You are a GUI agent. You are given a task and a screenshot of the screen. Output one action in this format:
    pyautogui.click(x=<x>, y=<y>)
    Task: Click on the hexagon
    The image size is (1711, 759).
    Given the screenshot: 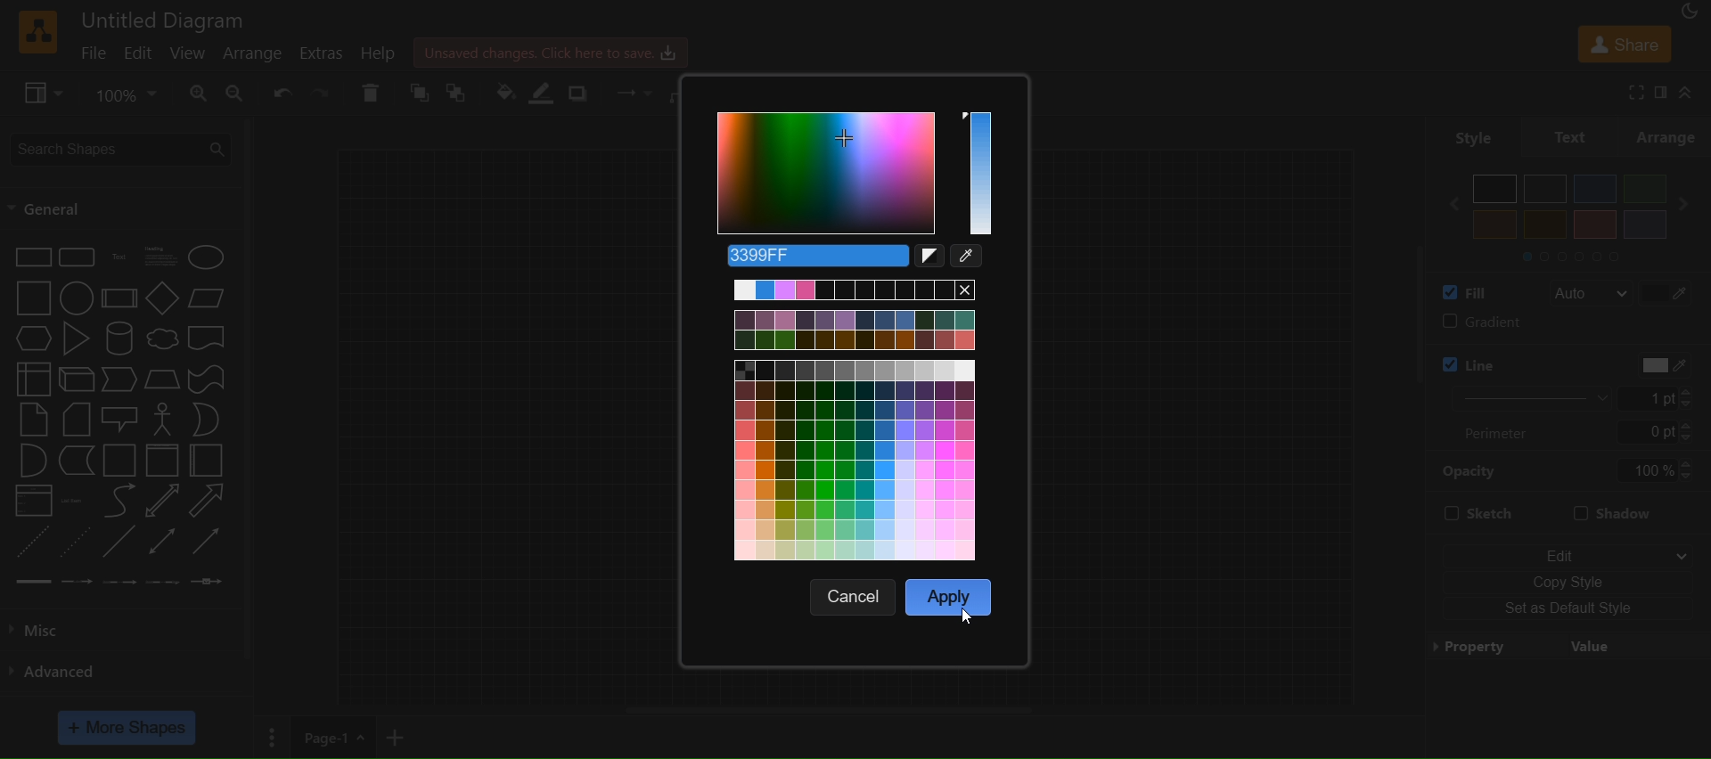 What is the action you would take?
    pyautogui.click(x=36, y=338)
    